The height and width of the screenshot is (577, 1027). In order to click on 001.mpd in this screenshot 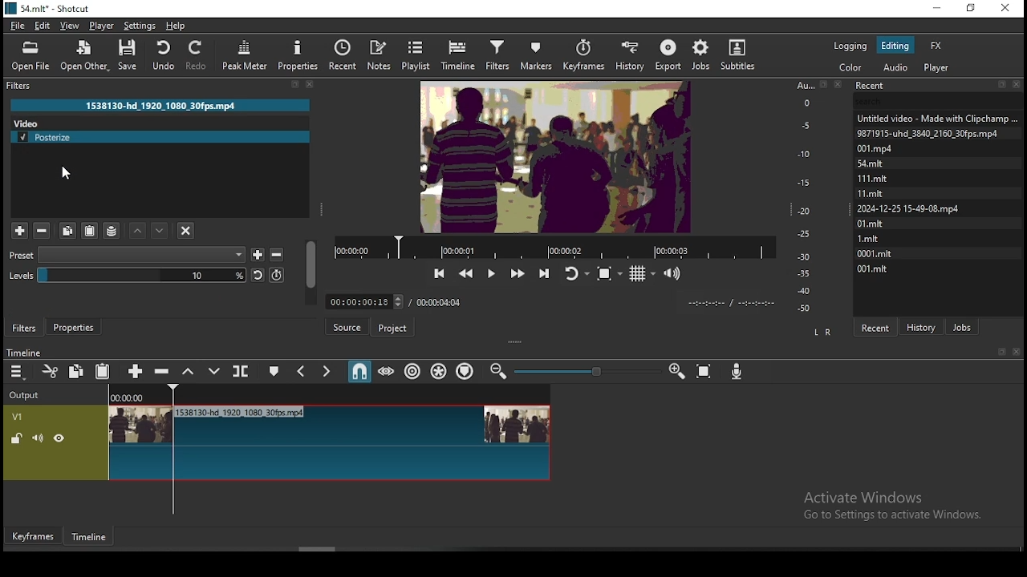, I will do `click(877, 148)`.